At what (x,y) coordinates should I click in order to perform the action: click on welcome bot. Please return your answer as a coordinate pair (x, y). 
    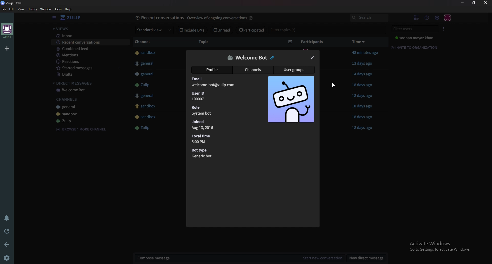
    Looking at the image, I should click on (90, 90).